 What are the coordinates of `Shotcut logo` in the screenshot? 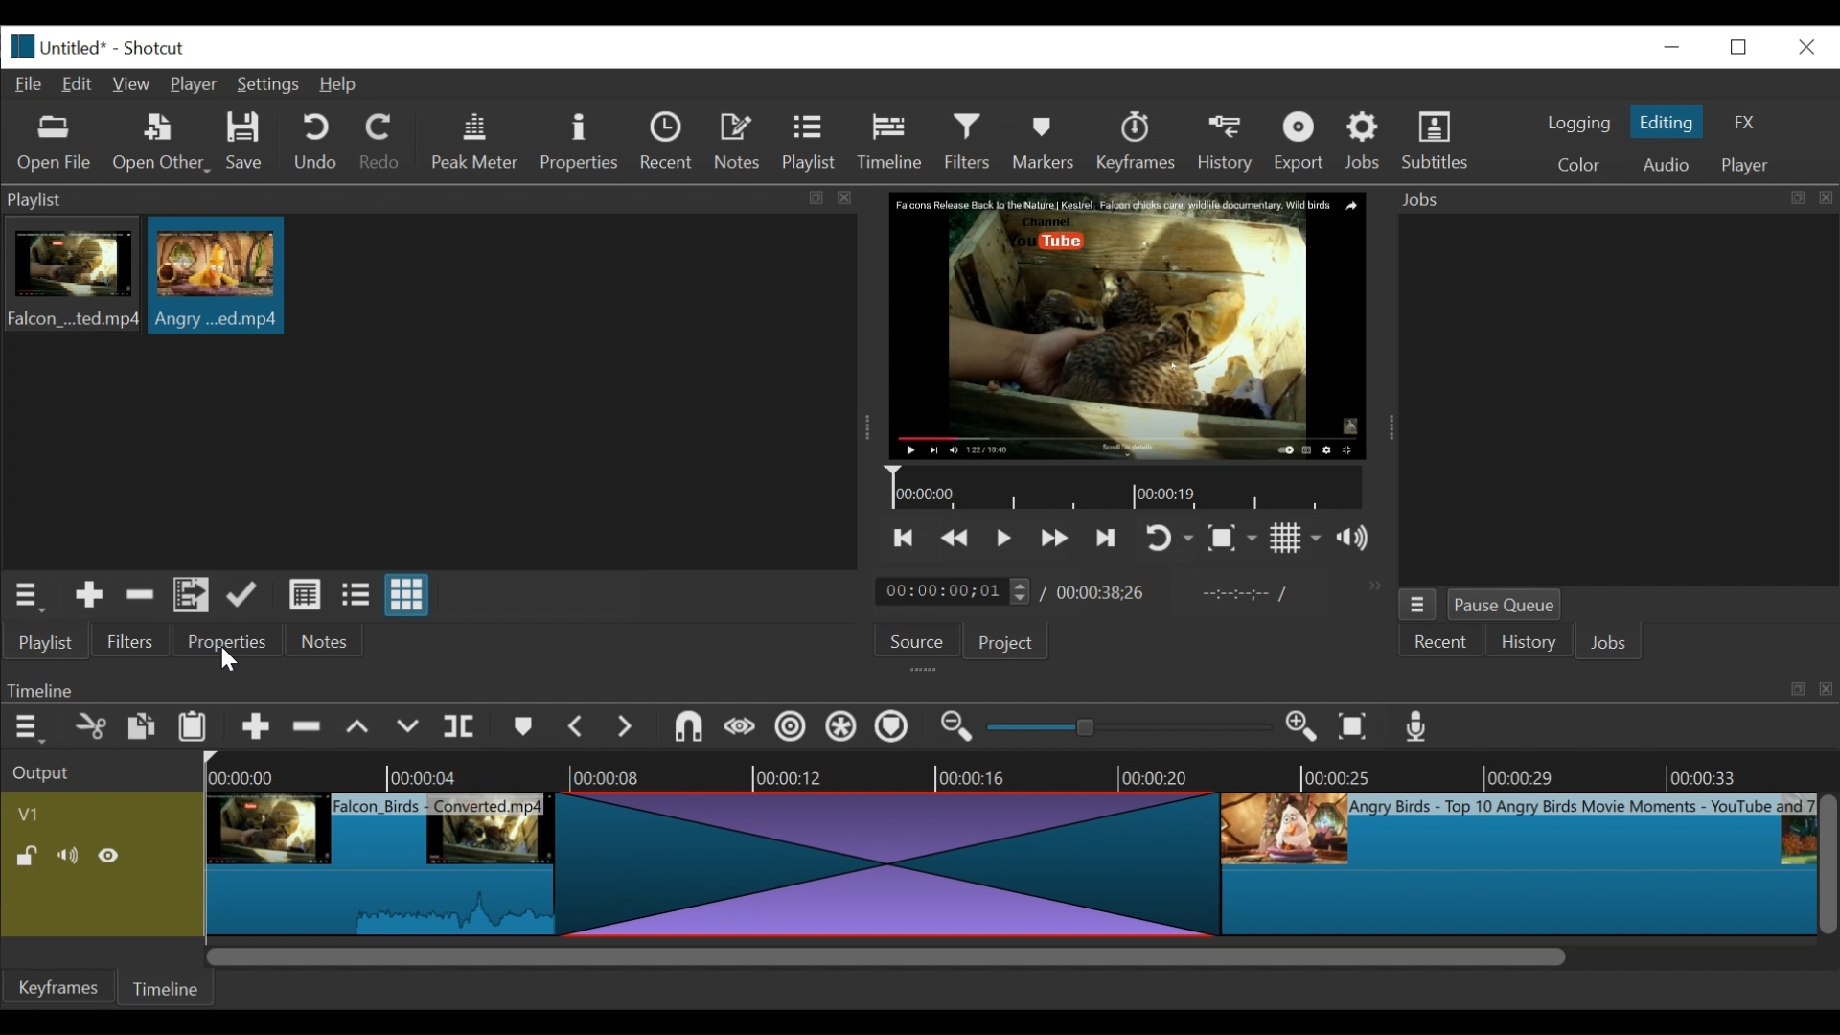 It's located at (18, 44).